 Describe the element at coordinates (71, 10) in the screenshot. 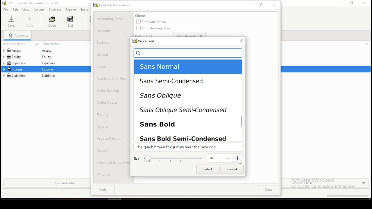

I see `reports` at that location.